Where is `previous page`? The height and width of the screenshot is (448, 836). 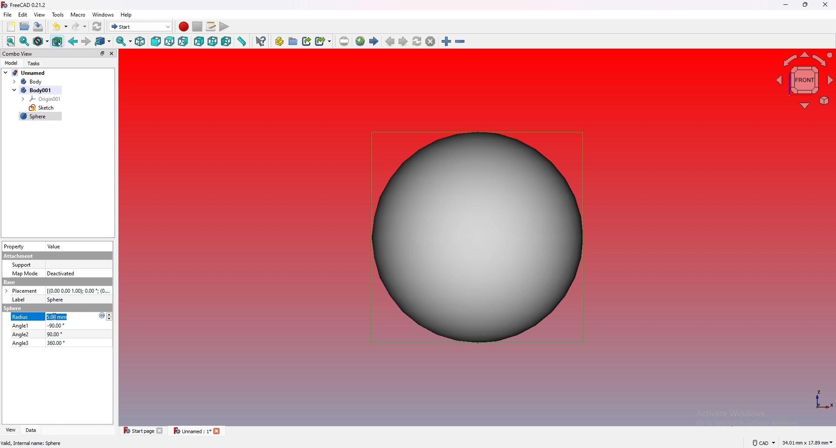
previous page is located at coordinates (390, 42).